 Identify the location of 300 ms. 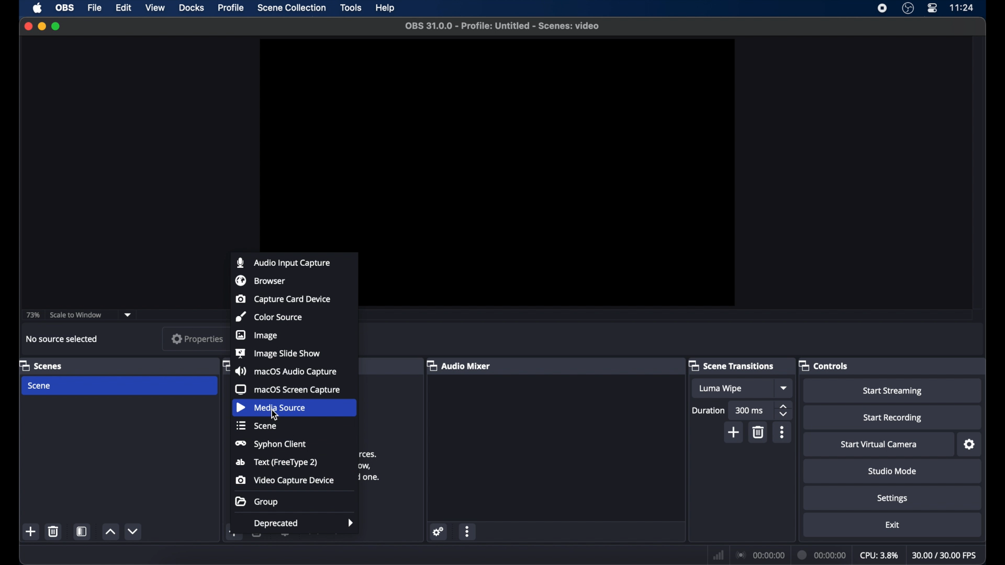
(750, 410).